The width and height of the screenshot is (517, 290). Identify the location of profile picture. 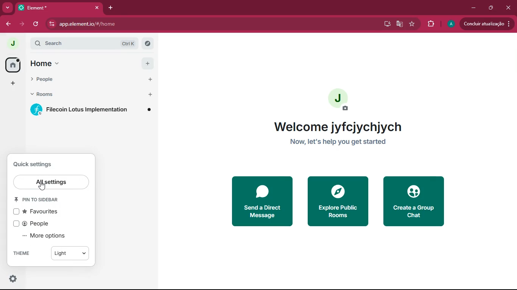
(341, 100).